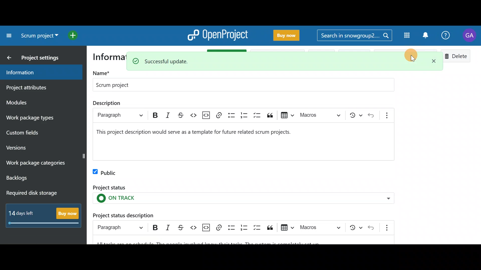 This screenshot has width=481, height=270. Describe the element at coordinates (46, 216) in the screenshot. I see `Buy now` at that location.